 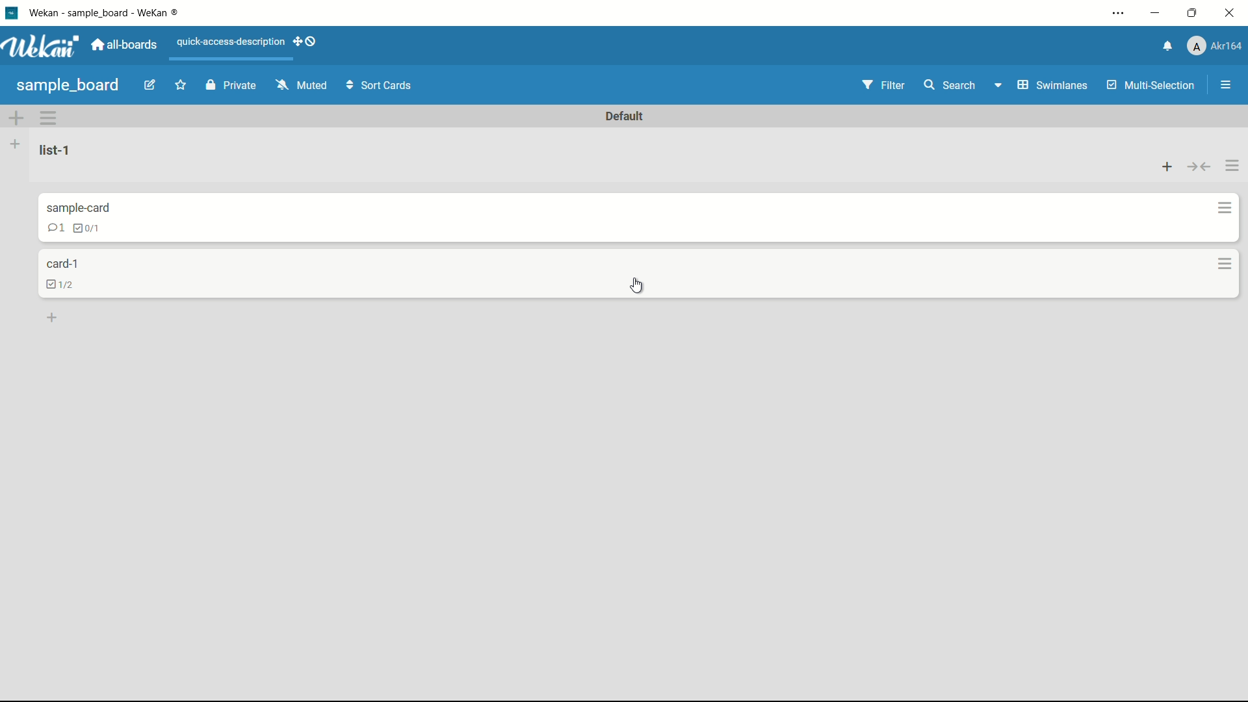 What do you see at coordinates (1223, 207) in the screenshot?
I see `card actions` at bounding box center [1223, 207].